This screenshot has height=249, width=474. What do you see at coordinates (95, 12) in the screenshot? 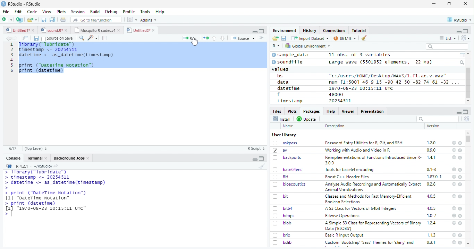
I see `Build` at bounding box center [95, 12].